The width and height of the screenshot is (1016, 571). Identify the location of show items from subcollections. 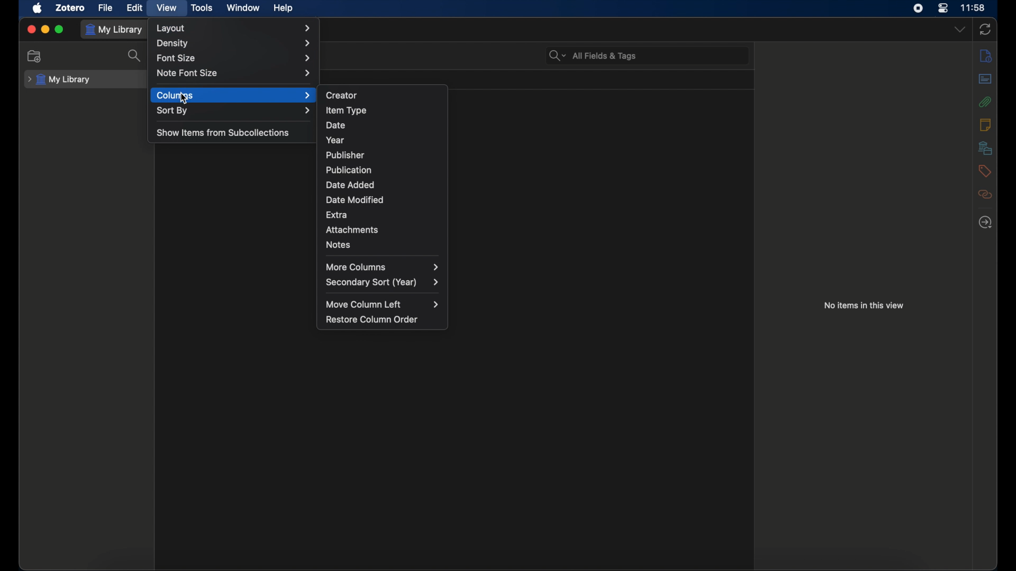
(222, 132).